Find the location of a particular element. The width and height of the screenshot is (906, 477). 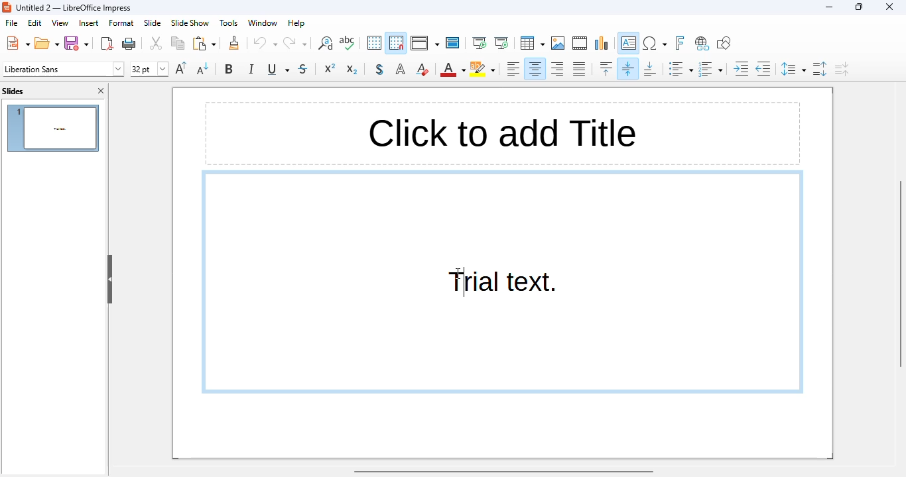

file is located at coordinates (11, 23).